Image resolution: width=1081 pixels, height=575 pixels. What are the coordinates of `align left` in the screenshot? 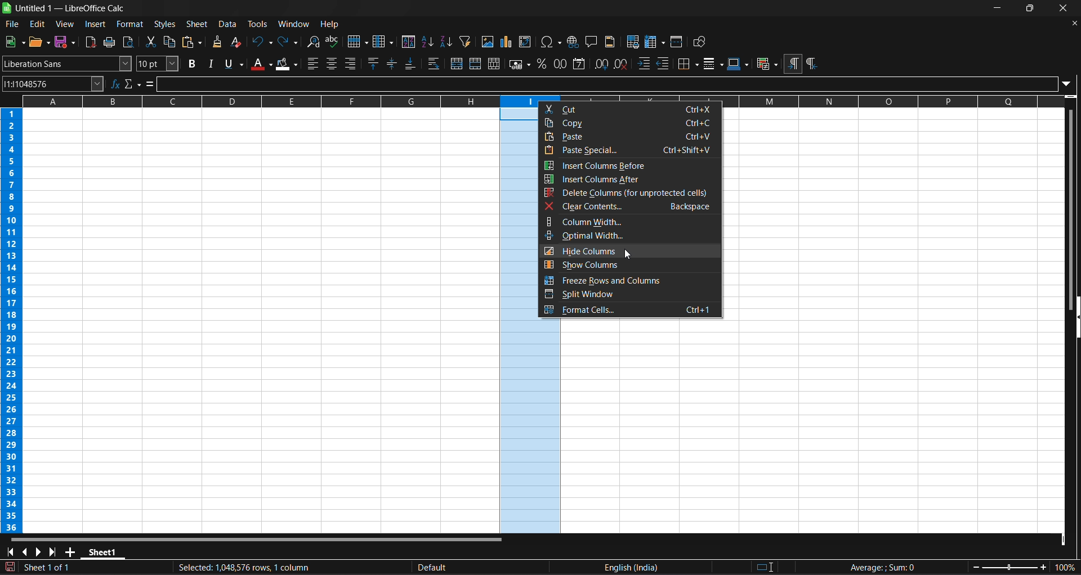 It's located at (311, 64).